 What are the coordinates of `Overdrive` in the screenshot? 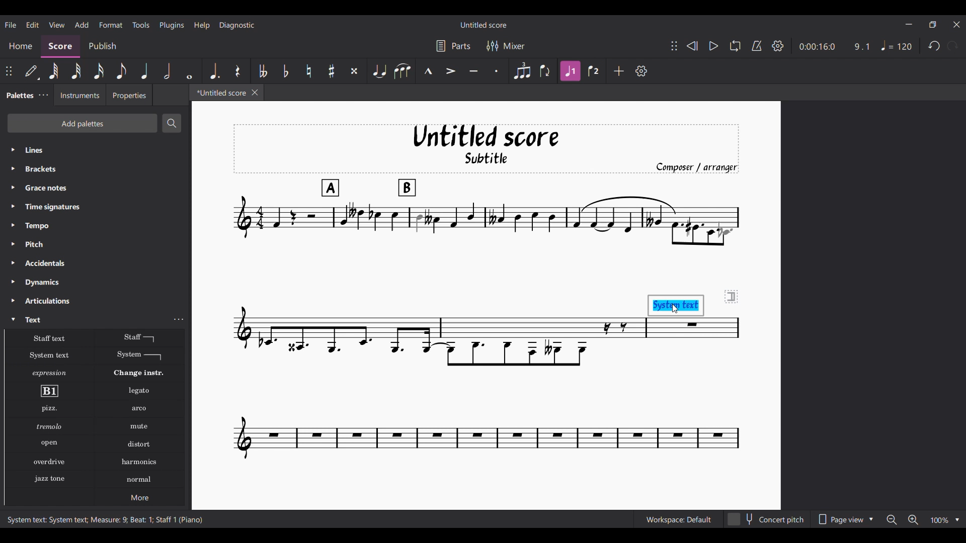 It's located at (49, 462).